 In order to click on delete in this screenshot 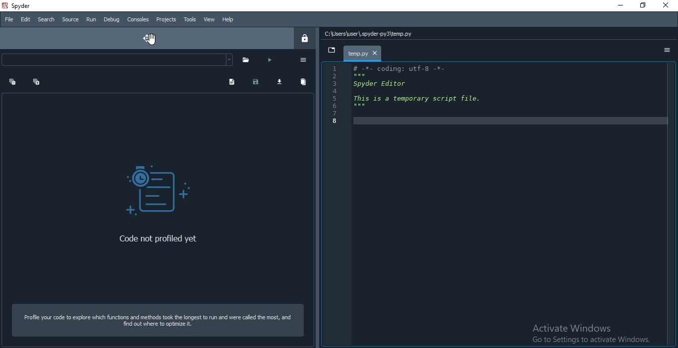, I will do `click(307, 81)`.